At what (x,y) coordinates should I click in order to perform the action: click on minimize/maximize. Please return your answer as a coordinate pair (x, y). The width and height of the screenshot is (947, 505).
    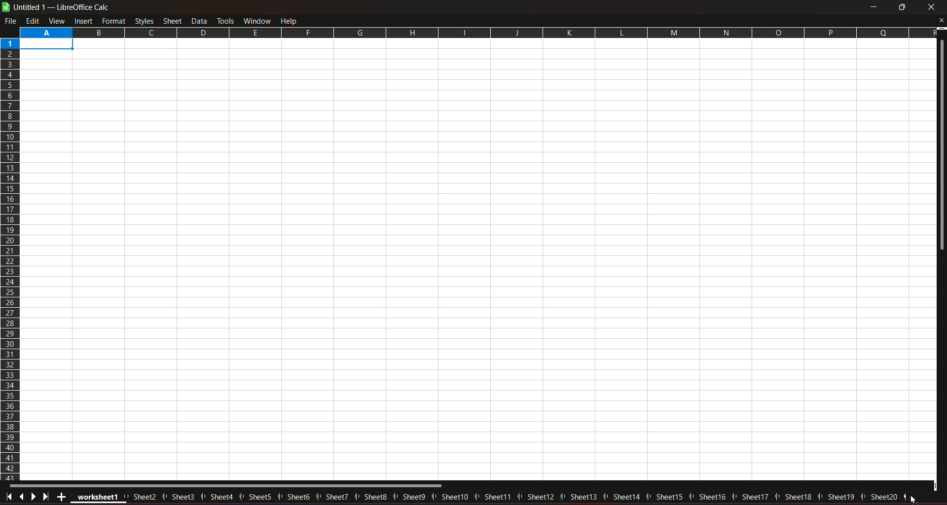
    Looking at the image, I should click on (901, 7).